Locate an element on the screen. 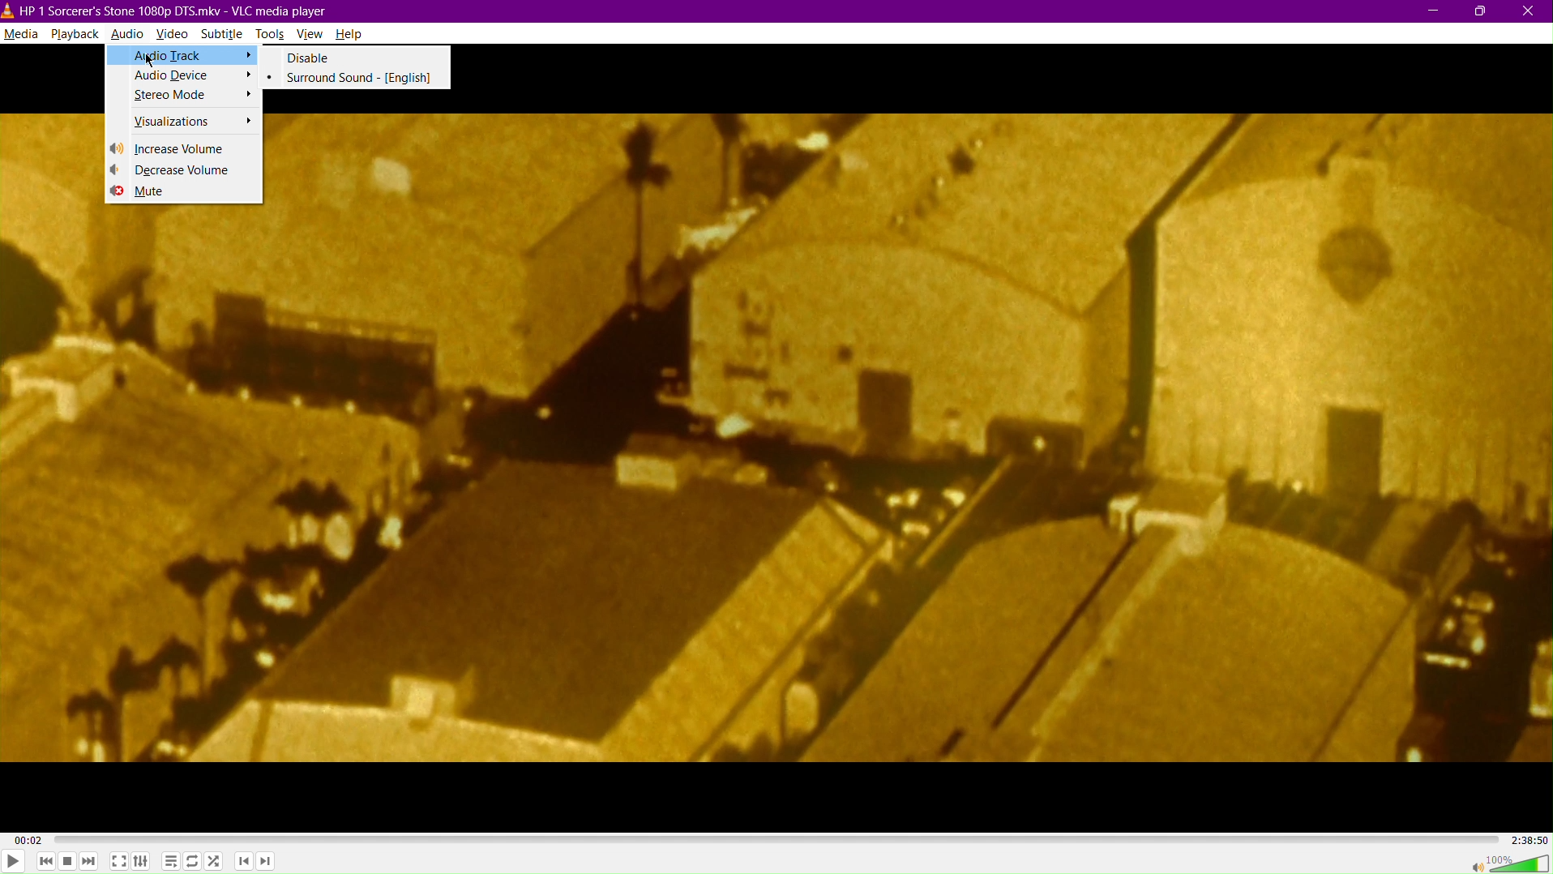 The height and width of the screenshot is (874, 1553). Close is located at coordinates (1532, 11).